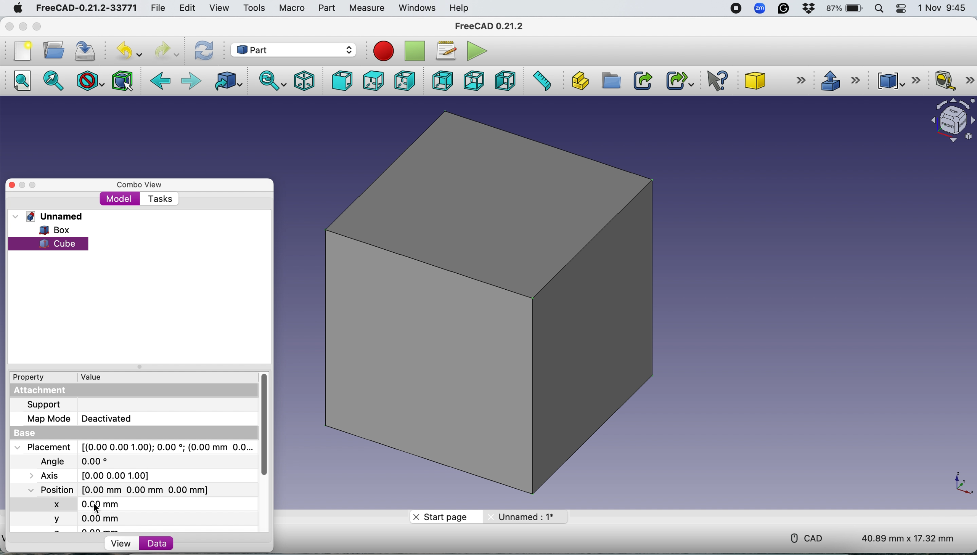  Describe the element at coordinates (735, 9) in the screenshot. I see `screen recorder` at that location.